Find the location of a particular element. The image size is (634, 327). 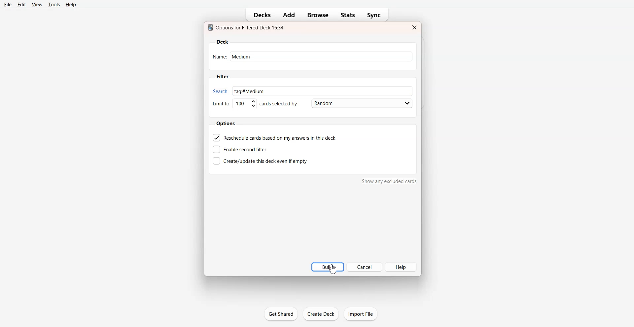

Enable second filter is located at coordinates (242, 149).